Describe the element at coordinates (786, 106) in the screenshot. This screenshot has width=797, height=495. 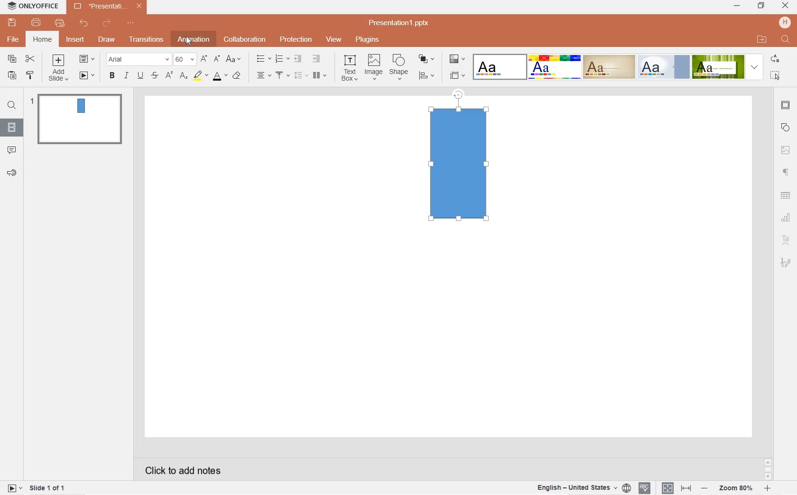
I see `slide settings` at that location.